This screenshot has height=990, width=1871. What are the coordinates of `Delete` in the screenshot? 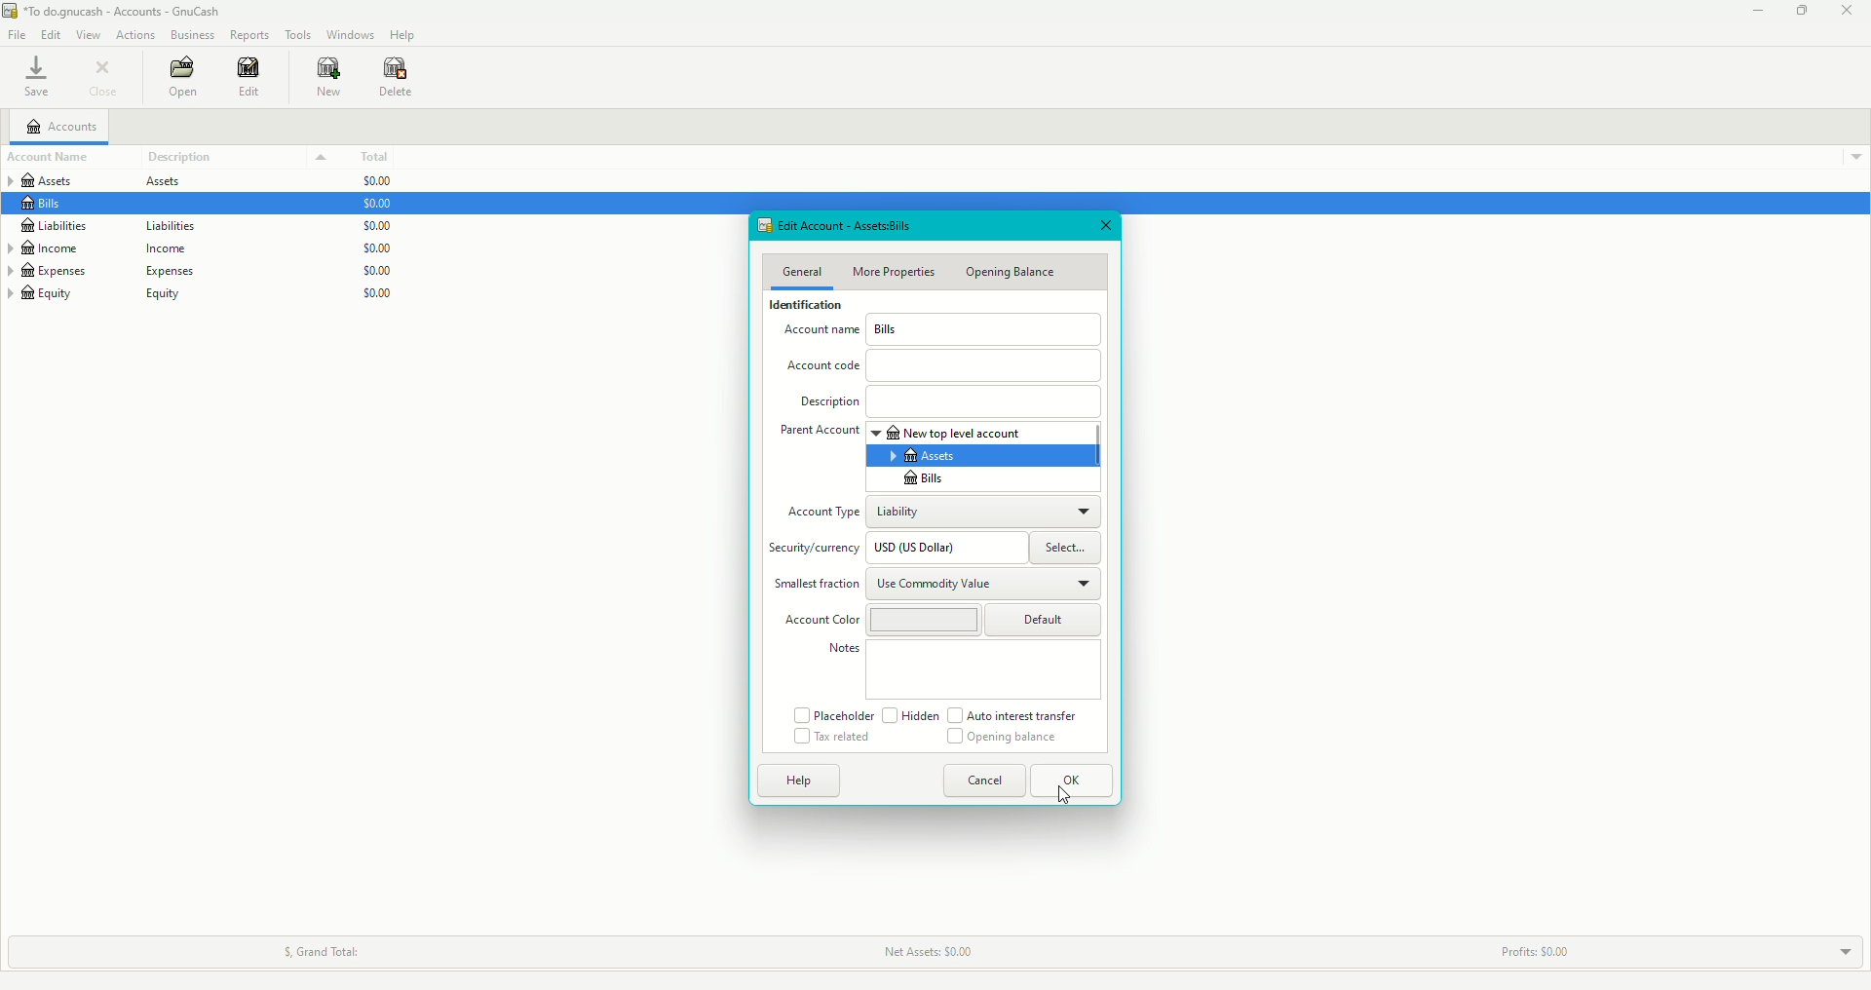 It's located at (398, 81).